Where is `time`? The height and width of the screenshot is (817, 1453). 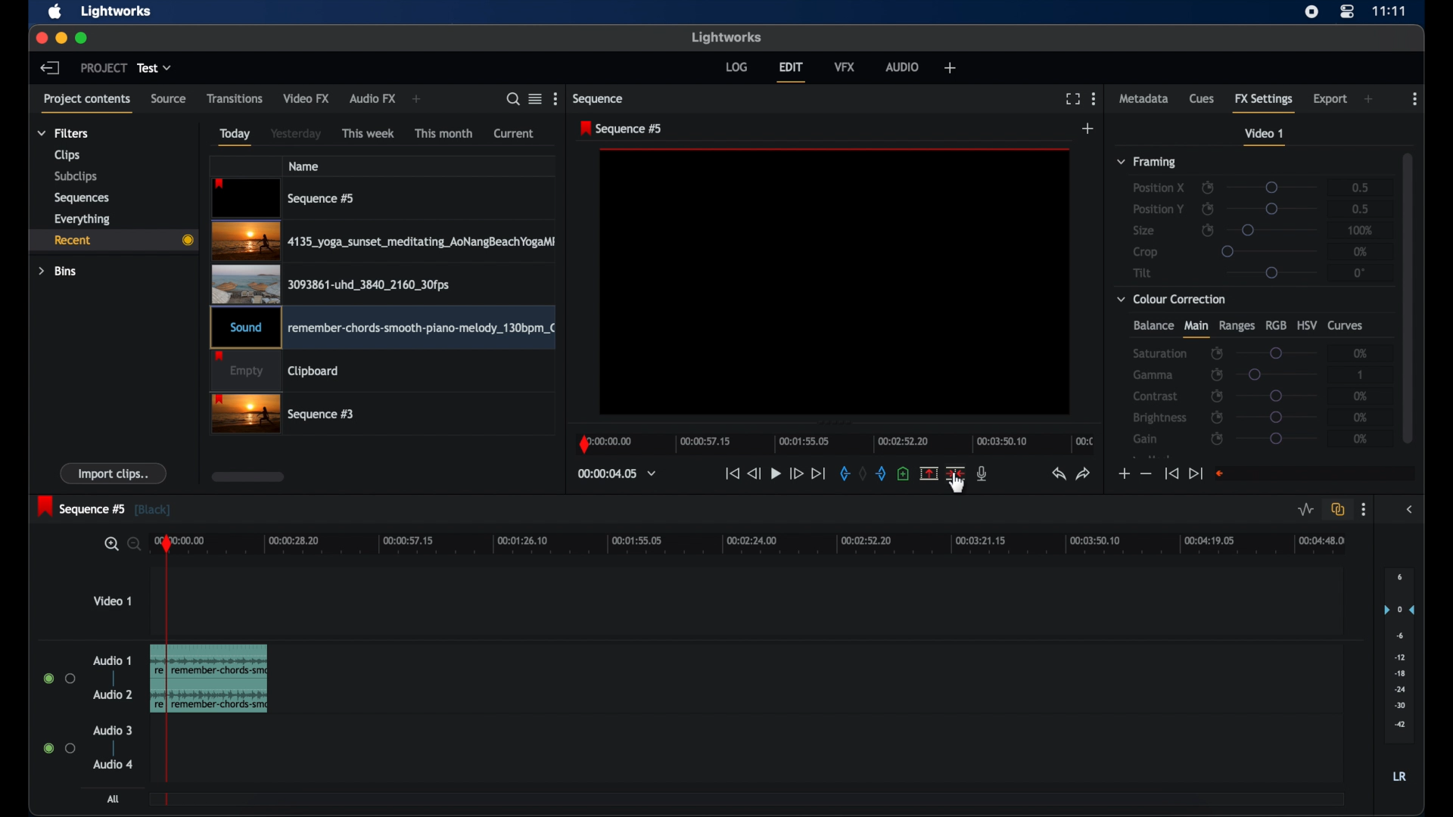
time is located at coordinates (1389, 11).